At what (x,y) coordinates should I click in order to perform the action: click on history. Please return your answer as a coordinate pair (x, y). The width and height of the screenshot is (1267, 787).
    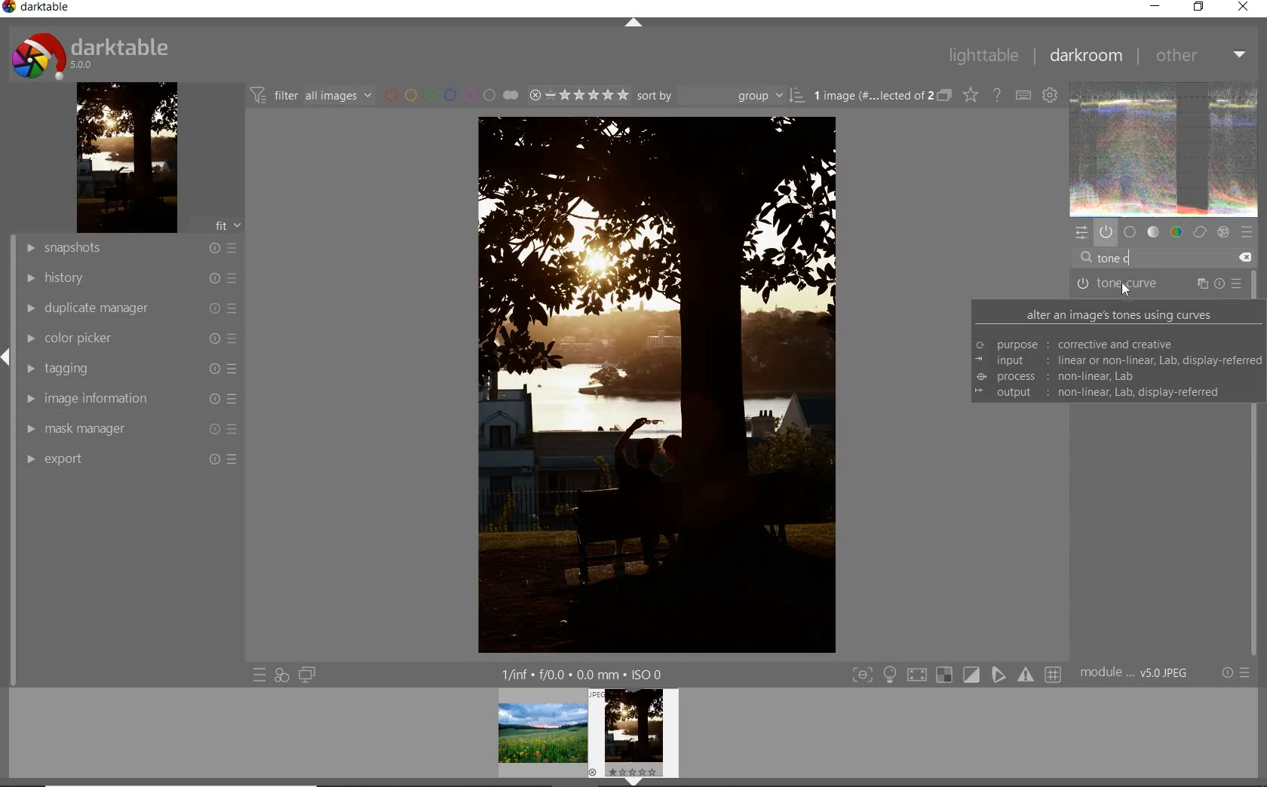
    Looking at the image, I should click on (127, 278).